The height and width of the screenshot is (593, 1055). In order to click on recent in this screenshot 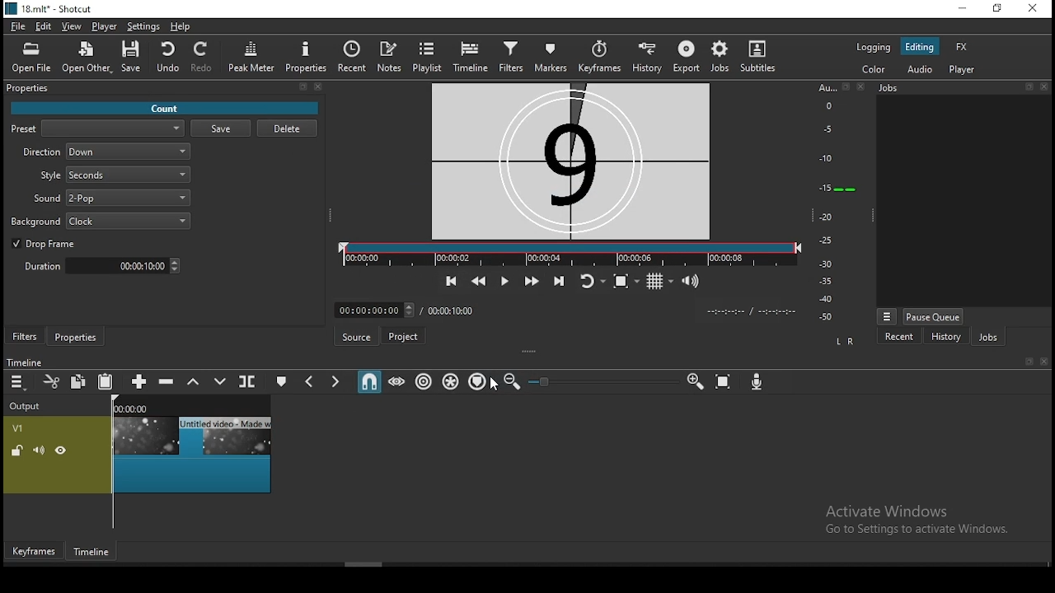, I will do `click(900, 339)`.